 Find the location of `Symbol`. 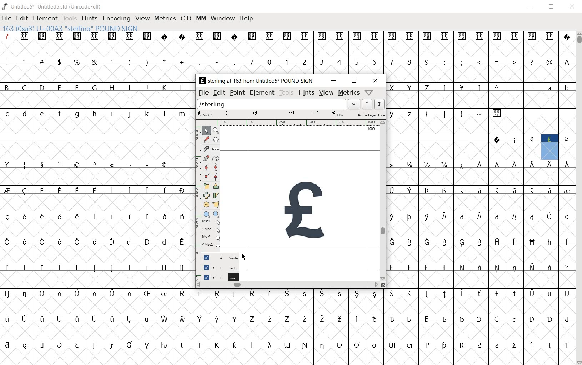

Symbol is located at coordinates (95, 294).